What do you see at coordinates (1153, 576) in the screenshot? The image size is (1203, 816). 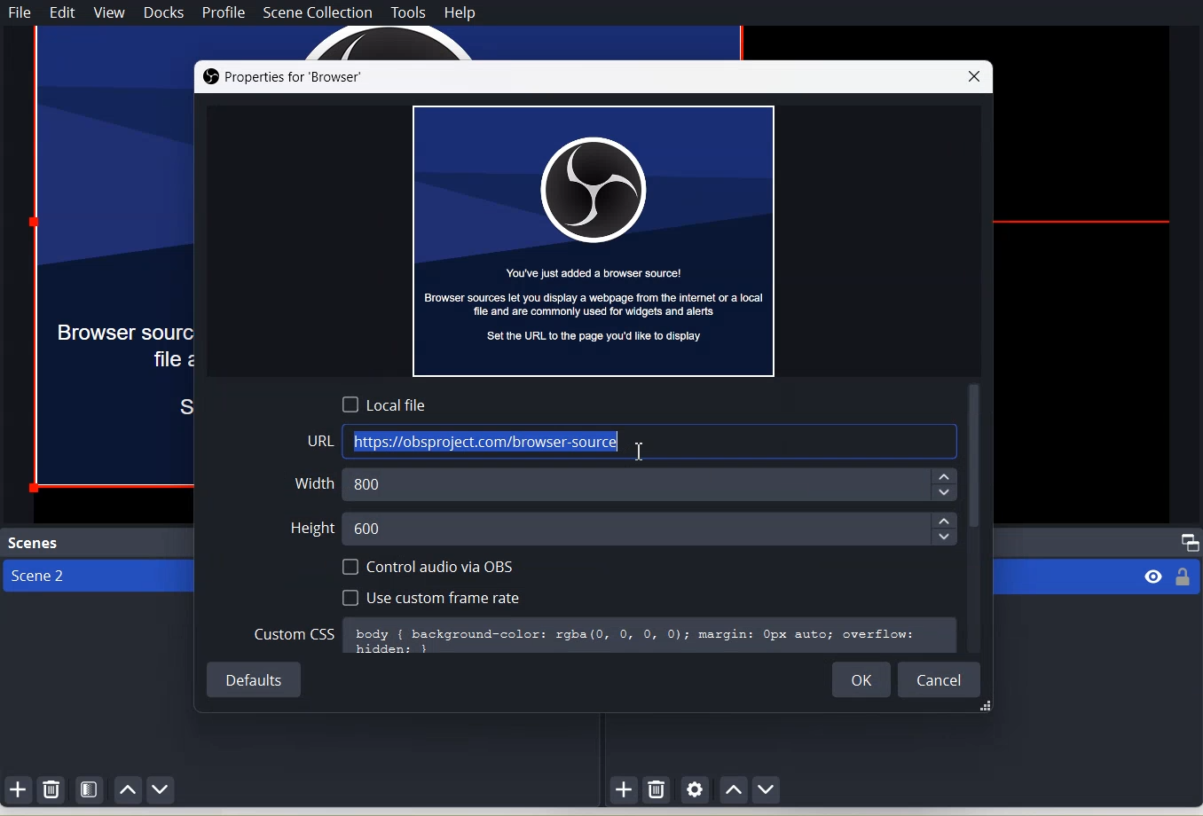 I see `visibility eye icon` at bounding box center [1153, 576].